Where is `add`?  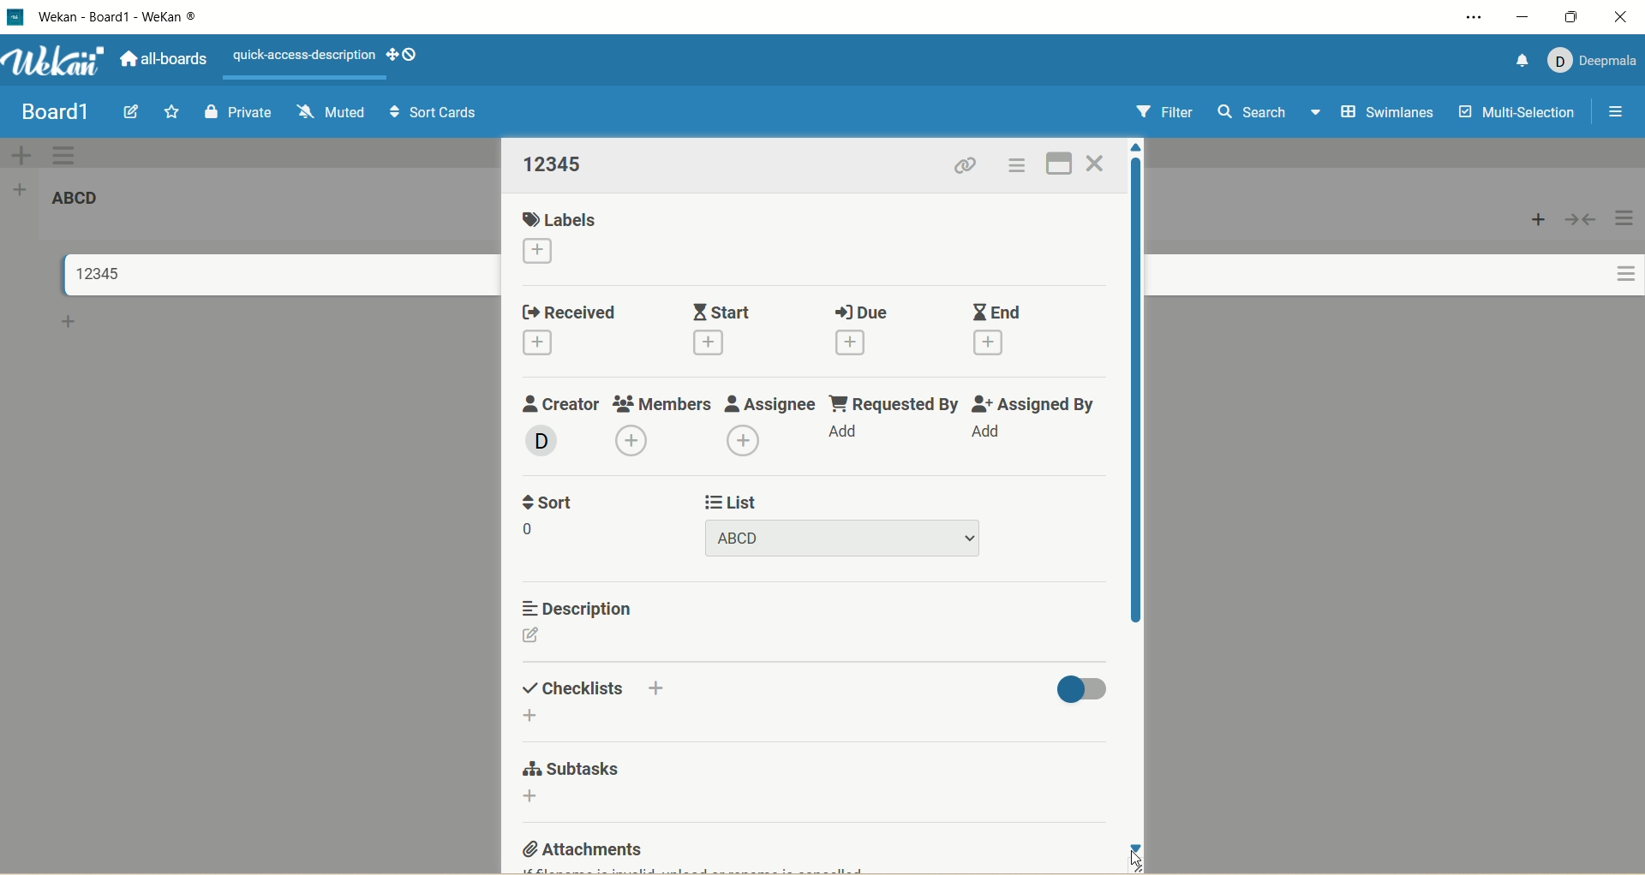 add is located at coordinates (988, 435).